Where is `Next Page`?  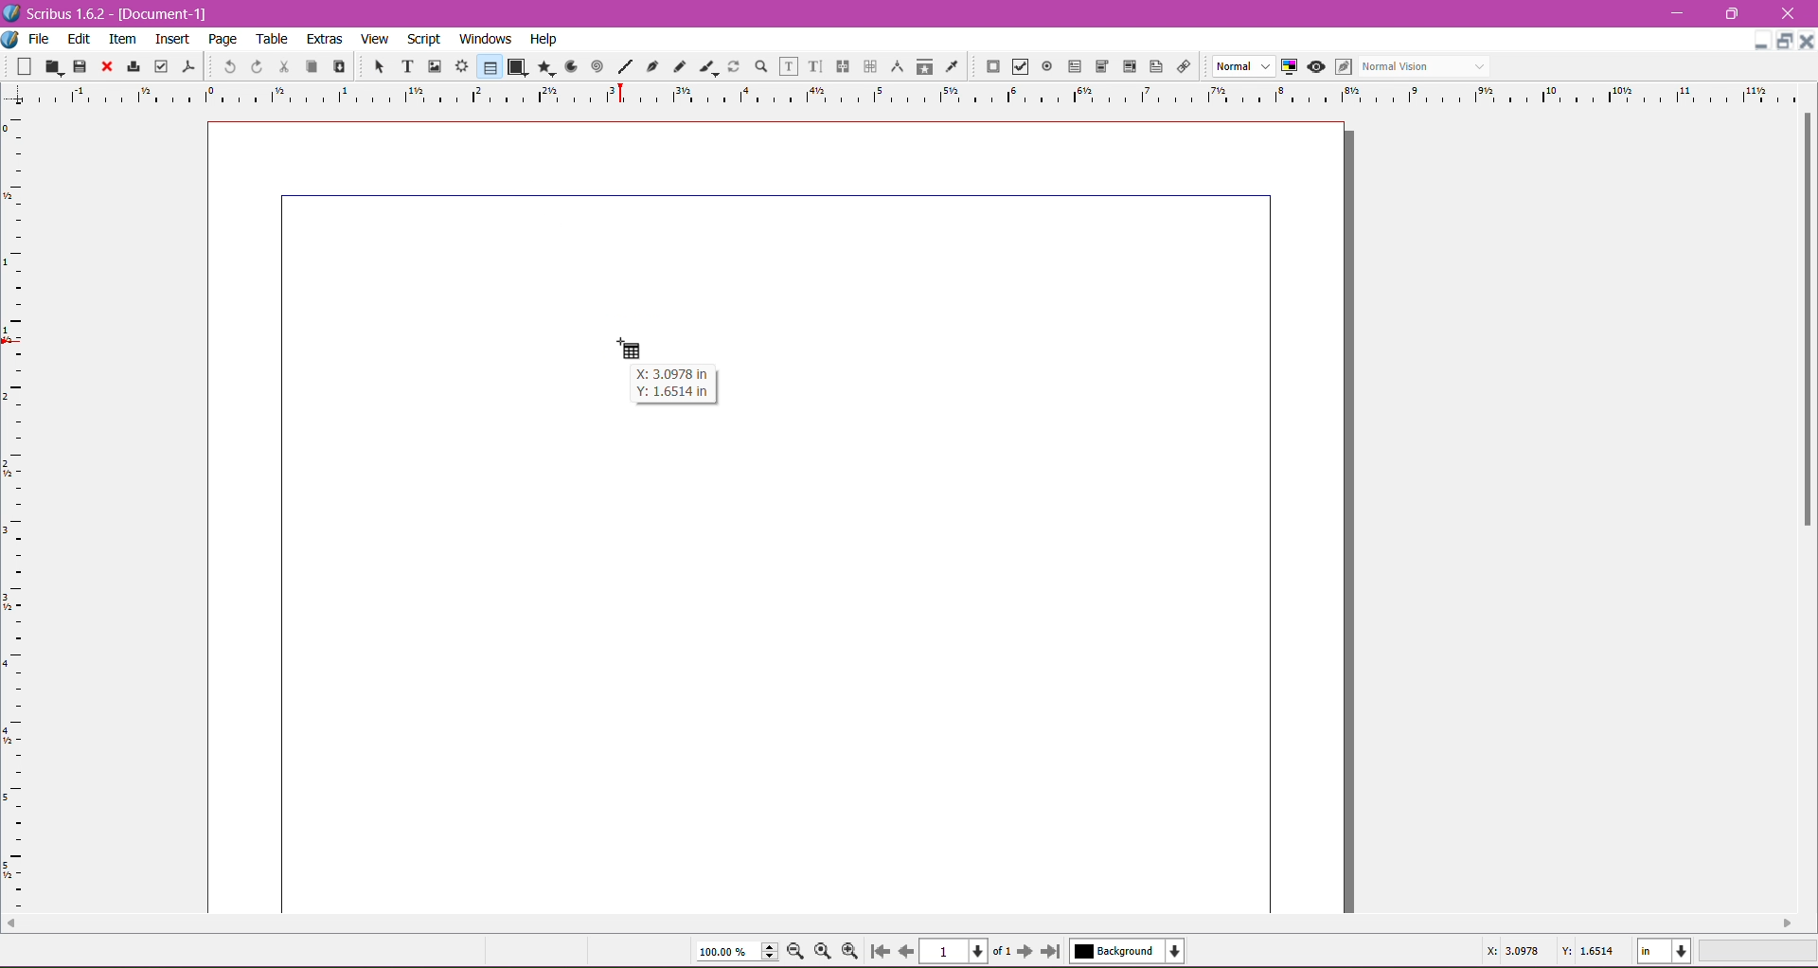
Next Page is located at coordinates (1027, 950).